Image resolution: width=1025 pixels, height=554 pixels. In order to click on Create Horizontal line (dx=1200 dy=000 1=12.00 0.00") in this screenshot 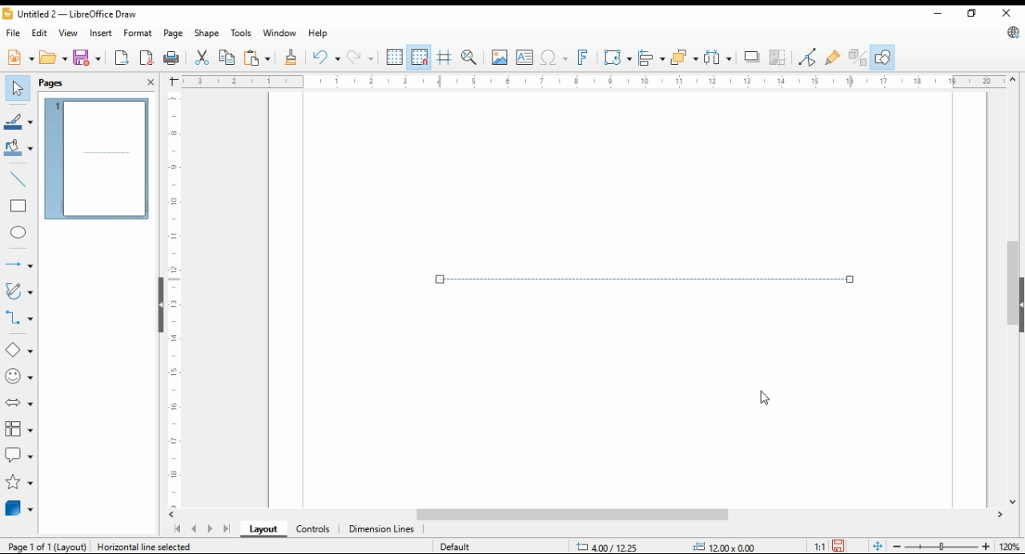, I will do `click(207, 545)`.